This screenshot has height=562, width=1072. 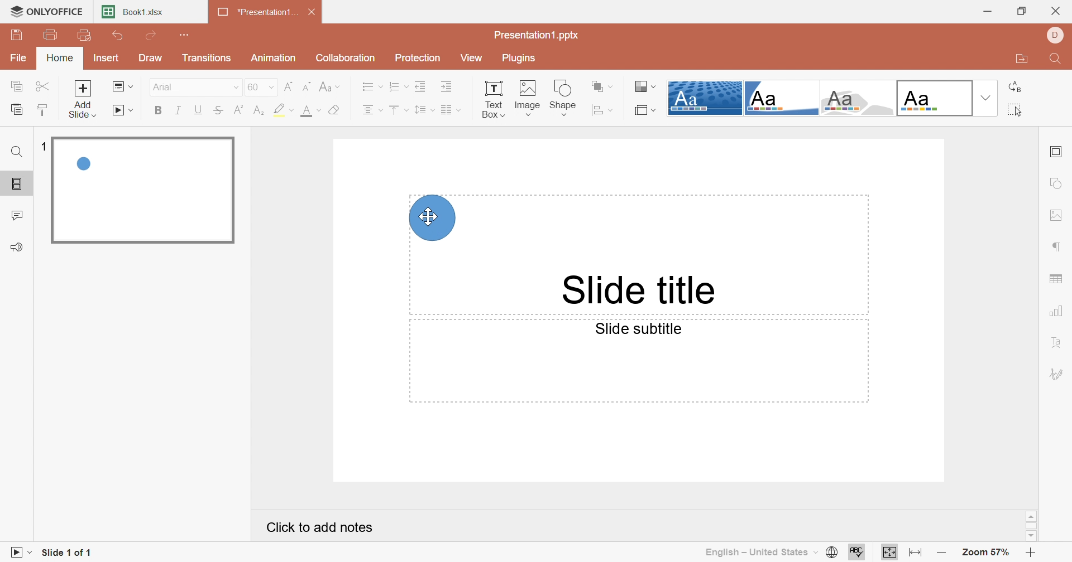 What do you see at coordinates (18, 554) in the screenshot?
I see `Start slideshow` at bounding box center [18, 554].